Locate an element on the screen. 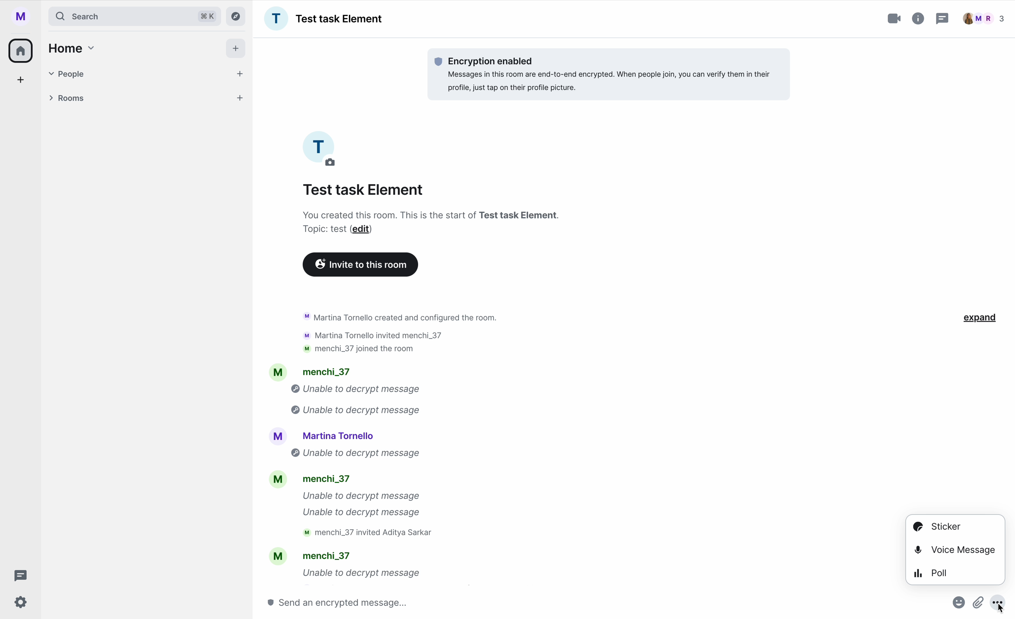 The height and width of the screenshot is (619, 1015). attach files is located at coordinates (980, 606).